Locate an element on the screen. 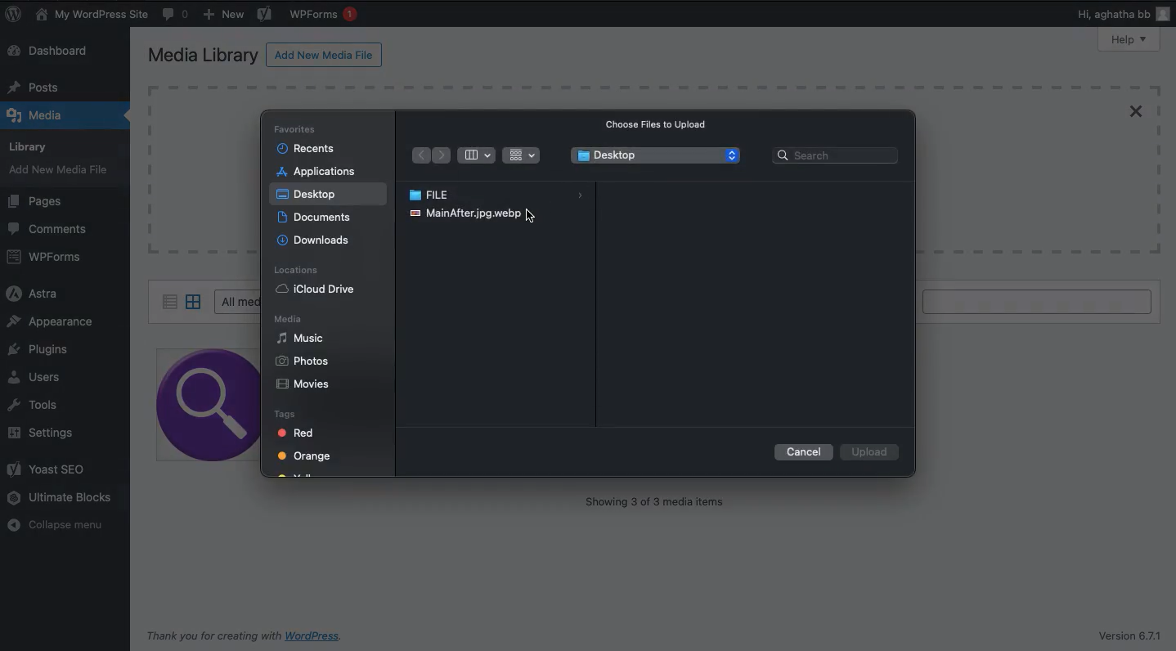 This screenshot has width=1176, height=651. Yoast SEO is located at coordinates (49, 468).